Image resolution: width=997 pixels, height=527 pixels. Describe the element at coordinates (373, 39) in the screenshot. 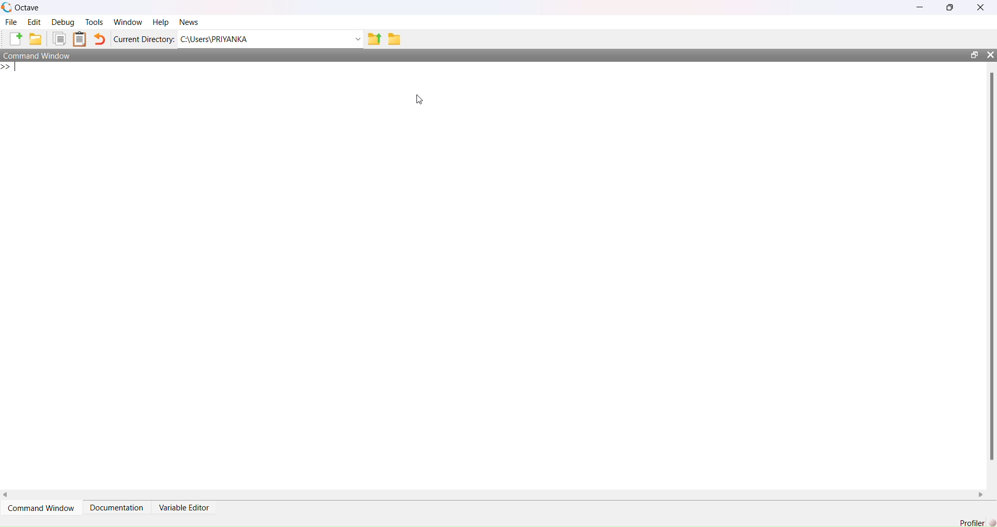

I see `One directory up` at that location.